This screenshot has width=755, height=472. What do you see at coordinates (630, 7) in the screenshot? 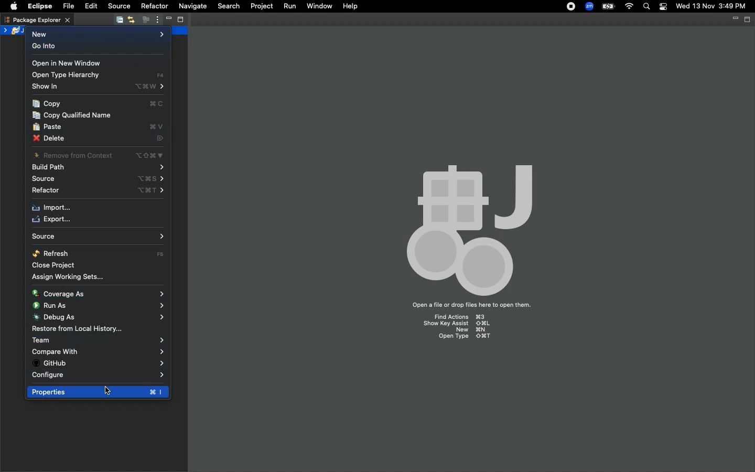
I see `Internet` at bounding box center [630, 7].